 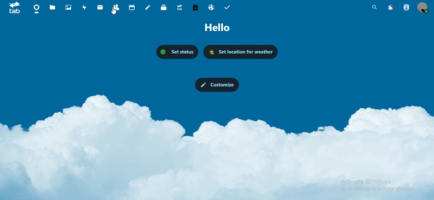 I want to click on deck, so click(x=164, y=7).